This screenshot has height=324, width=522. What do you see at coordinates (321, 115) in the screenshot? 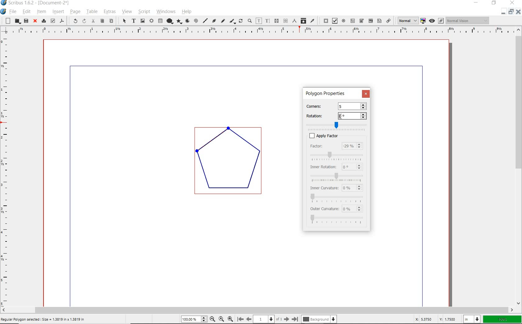
I see `ROTATION` at bounding box center [321, 115].